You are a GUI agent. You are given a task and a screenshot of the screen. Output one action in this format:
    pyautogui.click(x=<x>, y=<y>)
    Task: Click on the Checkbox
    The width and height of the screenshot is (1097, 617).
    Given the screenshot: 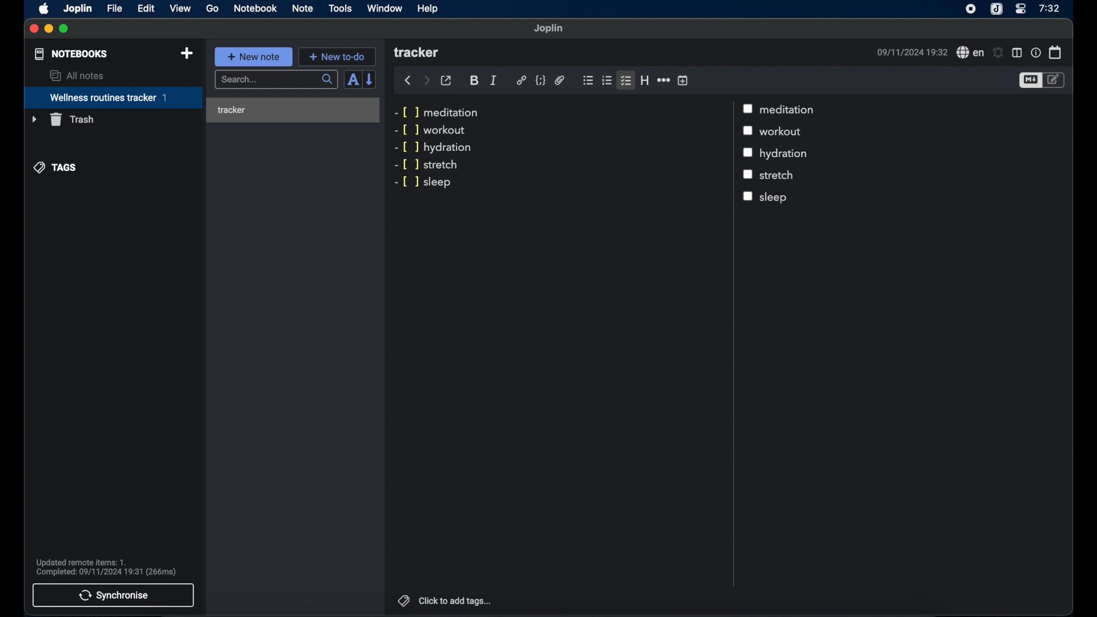 What is the action you would take?
    pyautogui.click(x=748, y=175)
    